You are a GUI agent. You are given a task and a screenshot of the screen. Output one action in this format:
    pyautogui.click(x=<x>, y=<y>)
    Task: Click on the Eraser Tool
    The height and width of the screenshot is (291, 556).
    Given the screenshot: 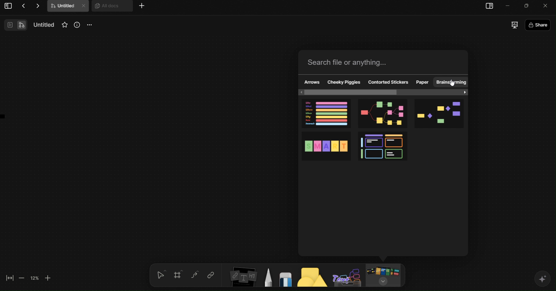 What is the action you would take?
    pyautogui.click(x=285, y=277)
    